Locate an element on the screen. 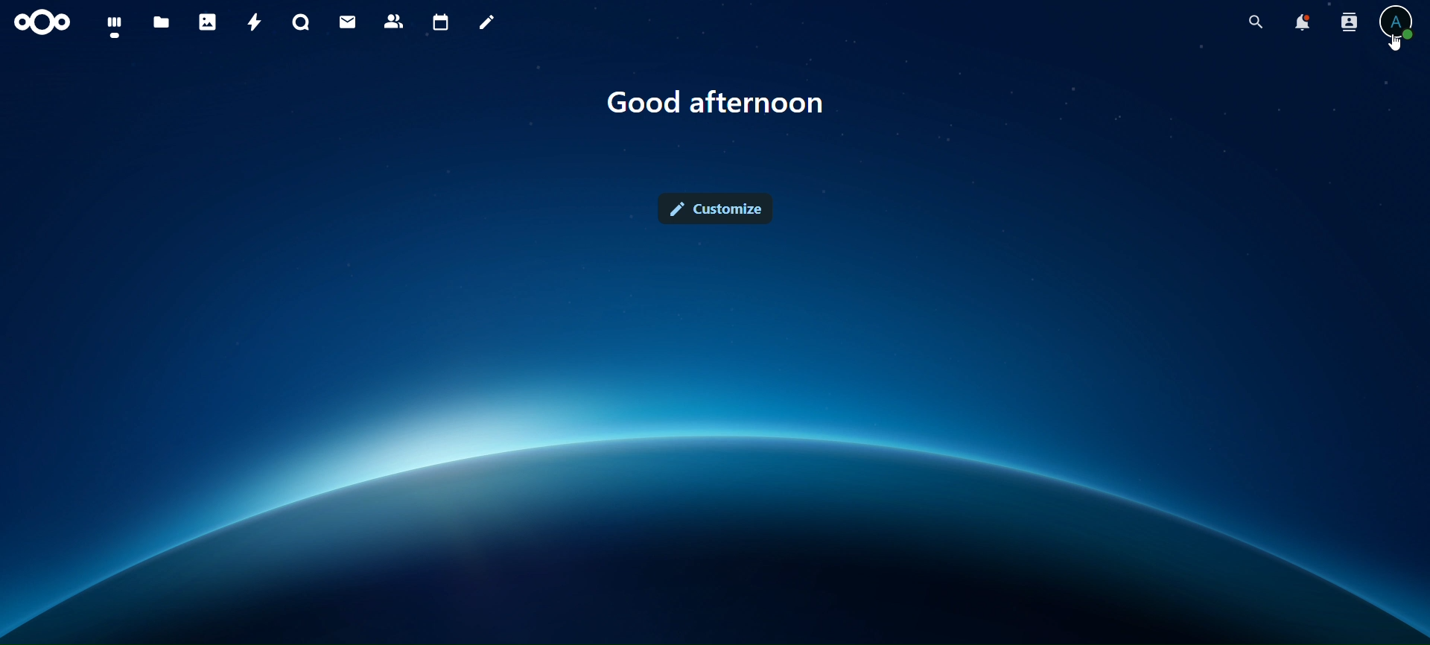 The width and height of the screenshot is (1430, 645). talk is located at coordinates (300, 22).